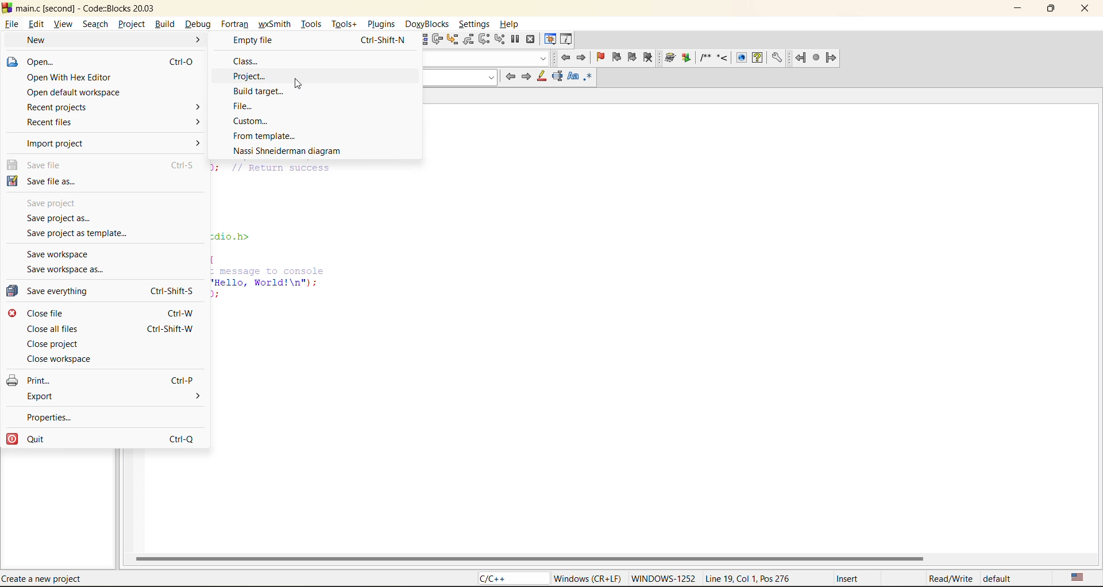  Describe the element at coordinates (133, 24) in the screenshot. I see `project` at that location.